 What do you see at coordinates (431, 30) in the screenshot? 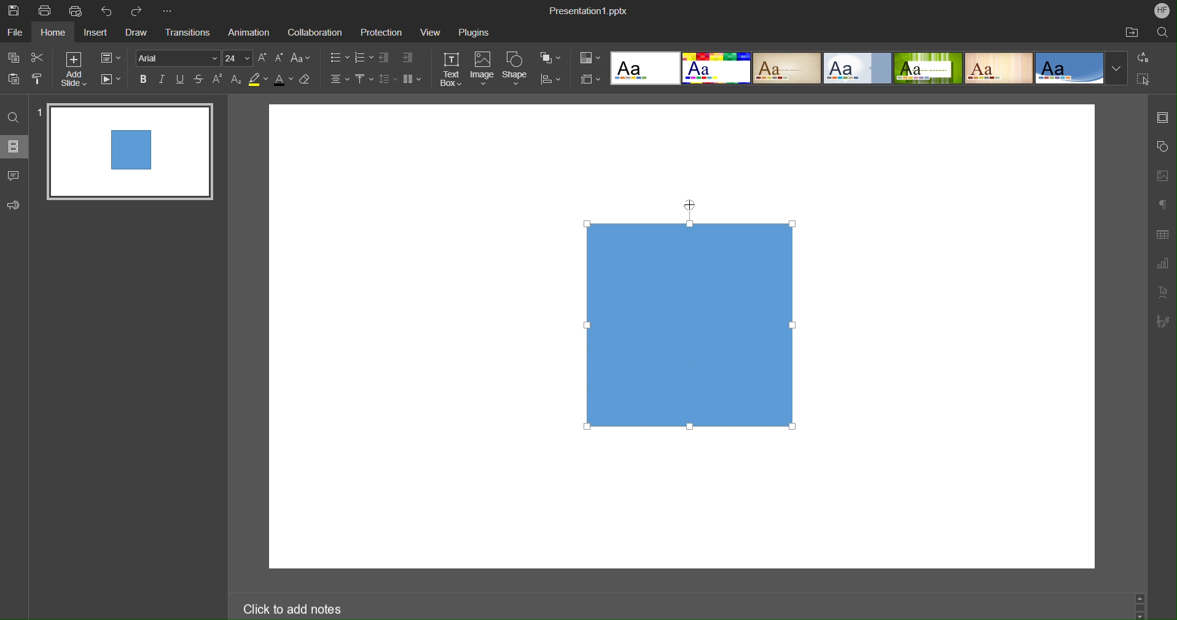
I see `View` at bounding box center [431, 30].